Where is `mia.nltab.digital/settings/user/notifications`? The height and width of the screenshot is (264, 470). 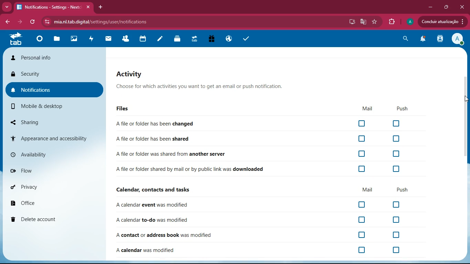 mia.nltab.digital/settings/user/notifications is located at coordinates (103, 21).